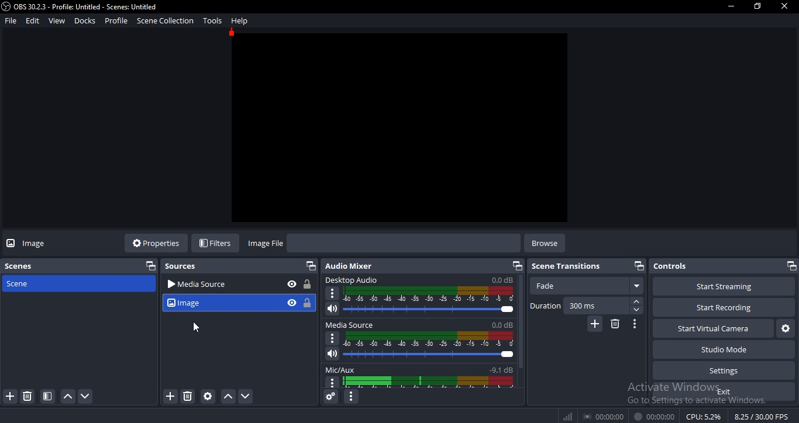  Describe the element at coordinates (158, 244) in the screenshot. I see `properties` at that location.